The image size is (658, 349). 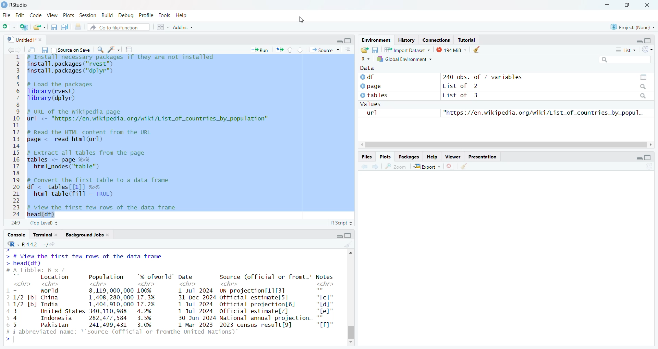 I want to click on scroll down, so click(x=351, y=343).